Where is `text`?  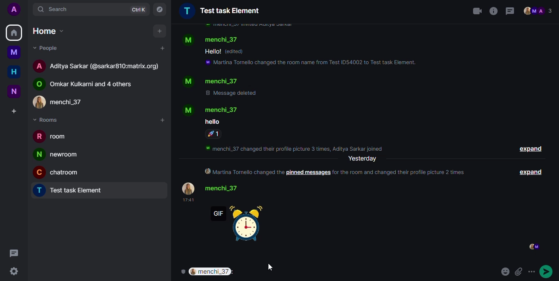 text is located at coordinates (212, 121).